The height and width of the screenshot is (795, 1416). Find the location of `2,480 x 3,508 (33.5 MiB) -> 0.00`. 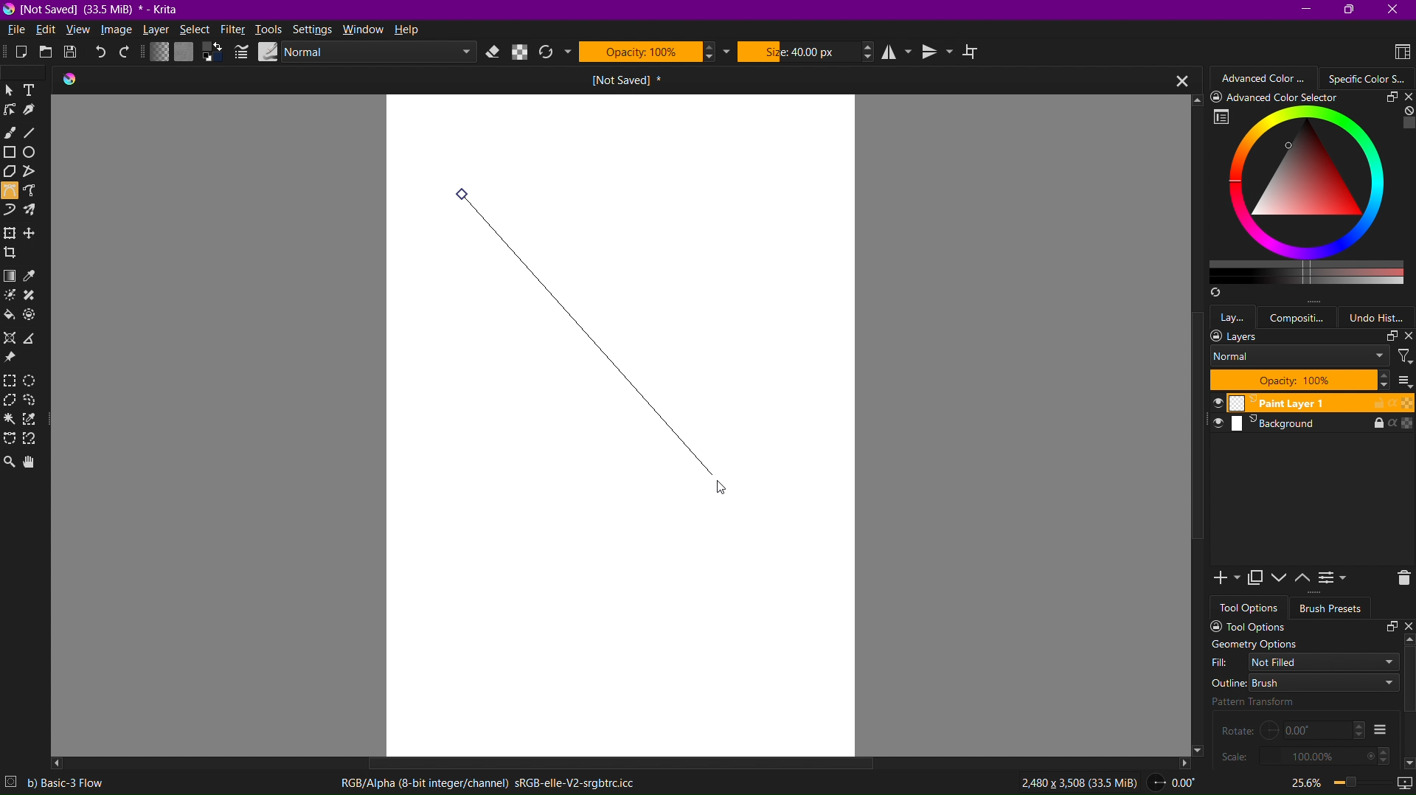

2,480 x 3,508 (33.5 MiB) -> 0.00 is located at coordinates (1102, 785).